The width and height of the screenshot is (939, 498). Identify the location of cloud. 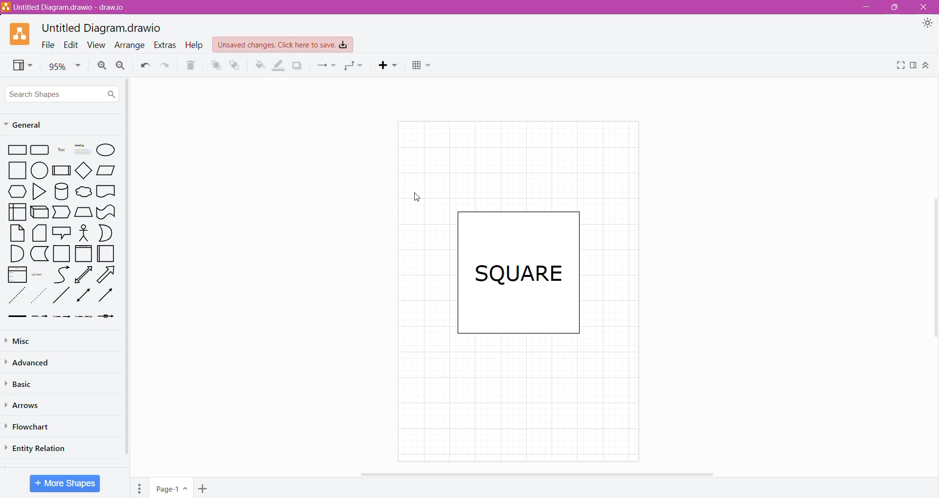
(83, 191).